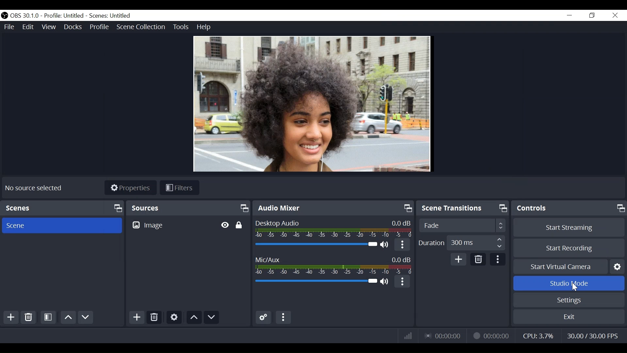 This screenshot has height=353, width=627. Describe the element at coordinates (316, 281) in the screenshot. I see `Mic/Aux` at that location.